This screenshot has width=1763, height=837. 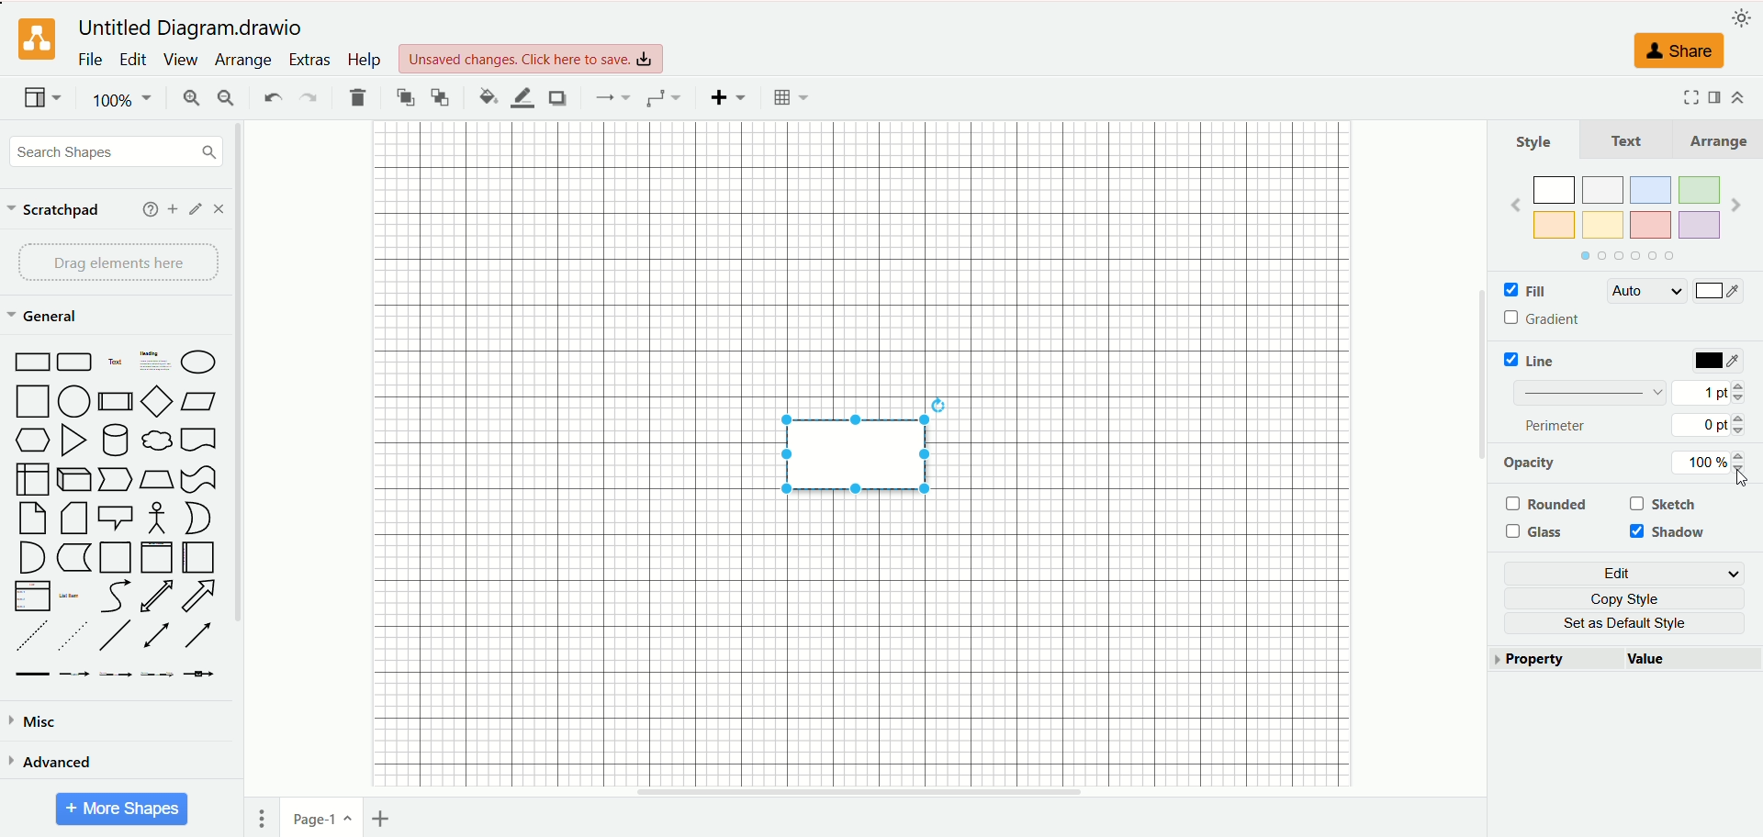 What do you see at coordinates (556, 97) in the screenshot?
I see `shadow` at bounding box center [556, 97].